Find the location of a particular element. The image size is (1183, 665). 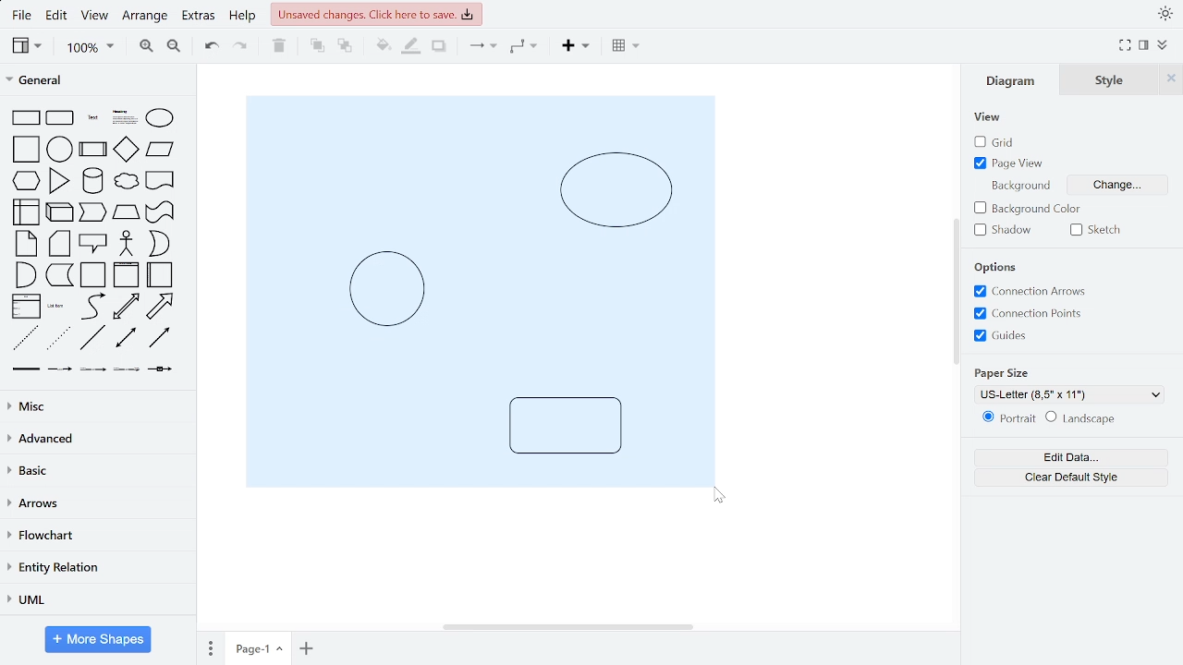

full screen is located at coordinates (1124, 46).